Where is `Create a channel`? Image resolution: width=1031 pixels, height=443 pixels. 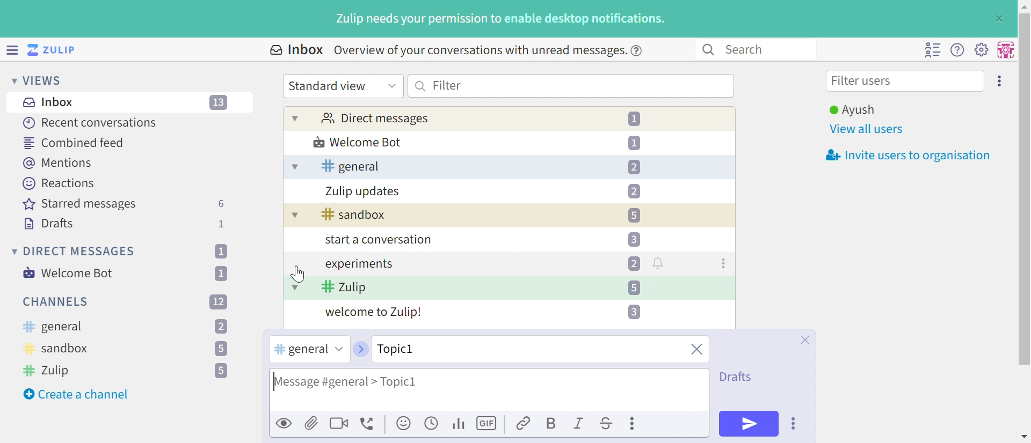 Create a channel is located at coordinates (78, 394).